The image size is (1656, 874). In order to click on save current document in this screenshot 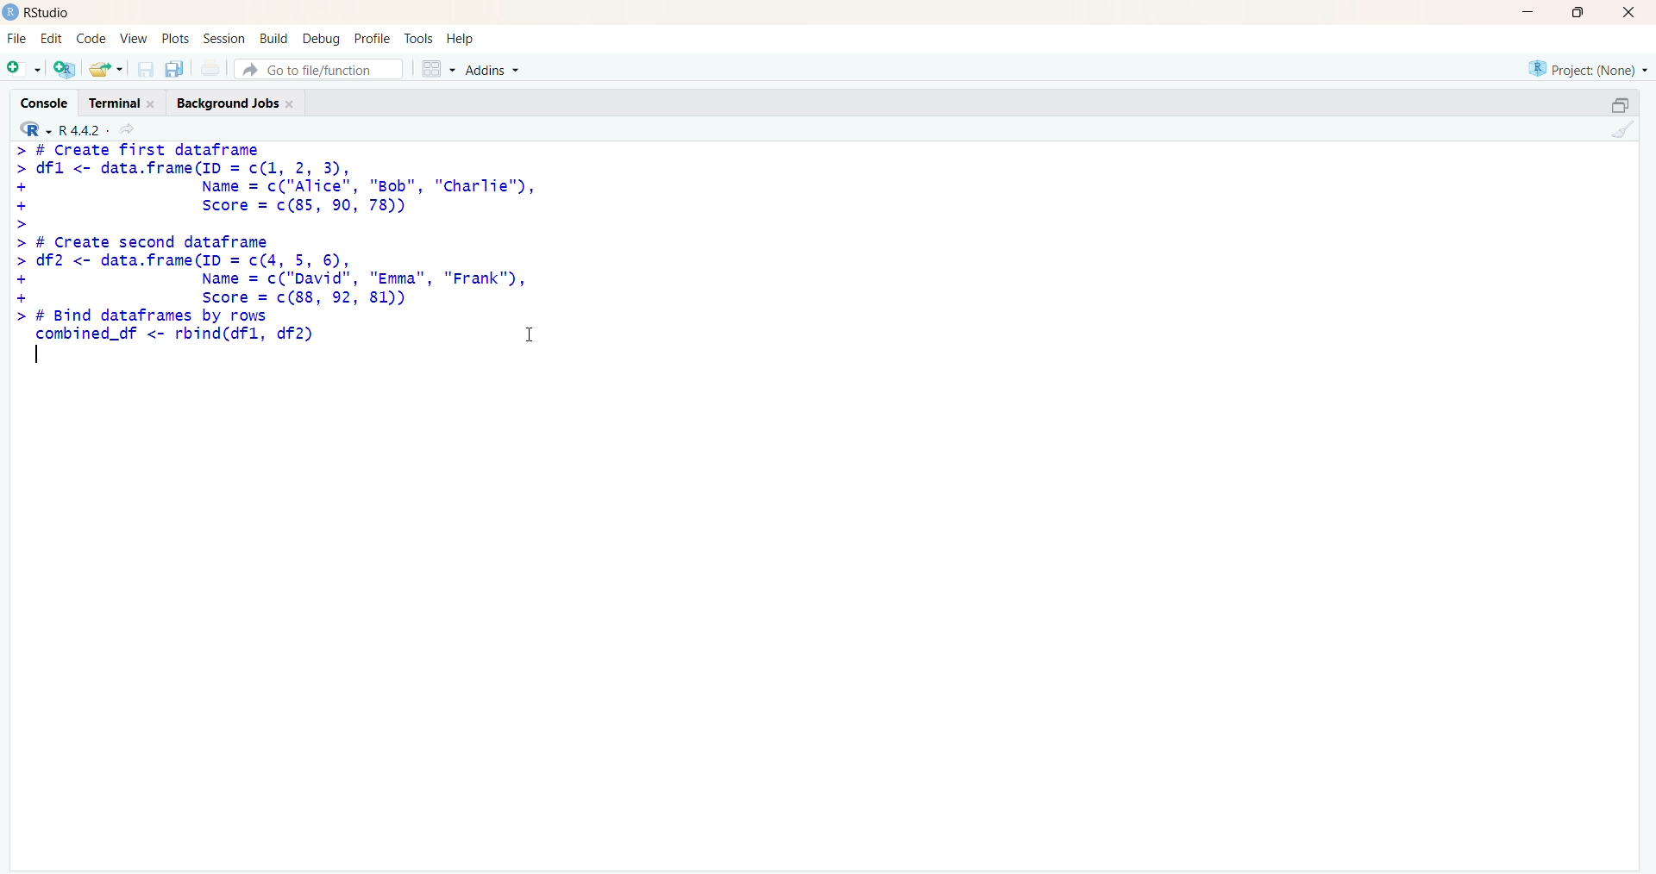, I will do `click(146, 70)`.